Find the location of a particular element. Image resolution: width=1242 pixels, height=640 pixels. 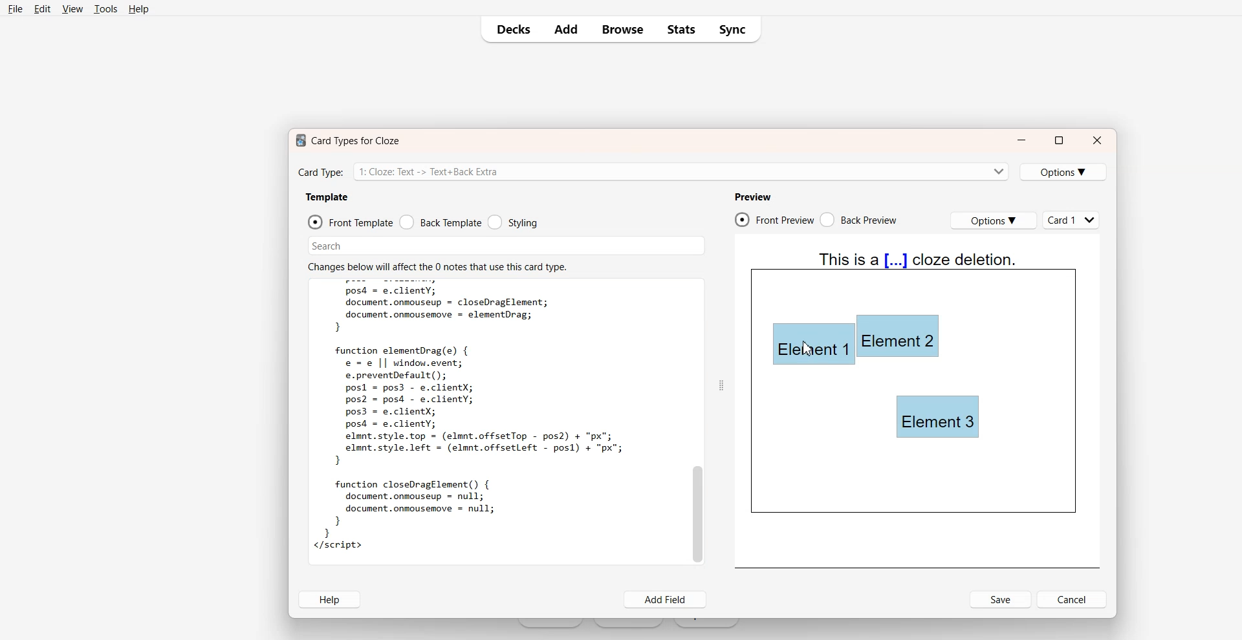

Decks is located at coordinates (509, 29).